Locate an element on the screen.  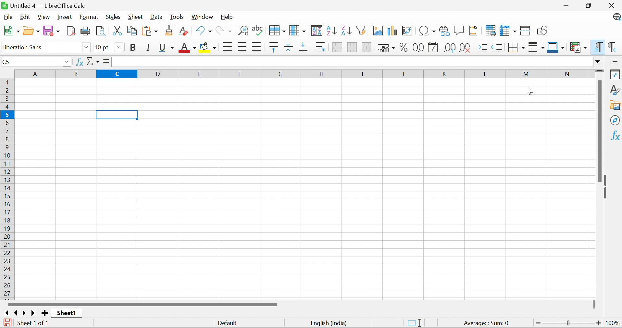
Scroll to next sheet is located at coordinates (25, 313).